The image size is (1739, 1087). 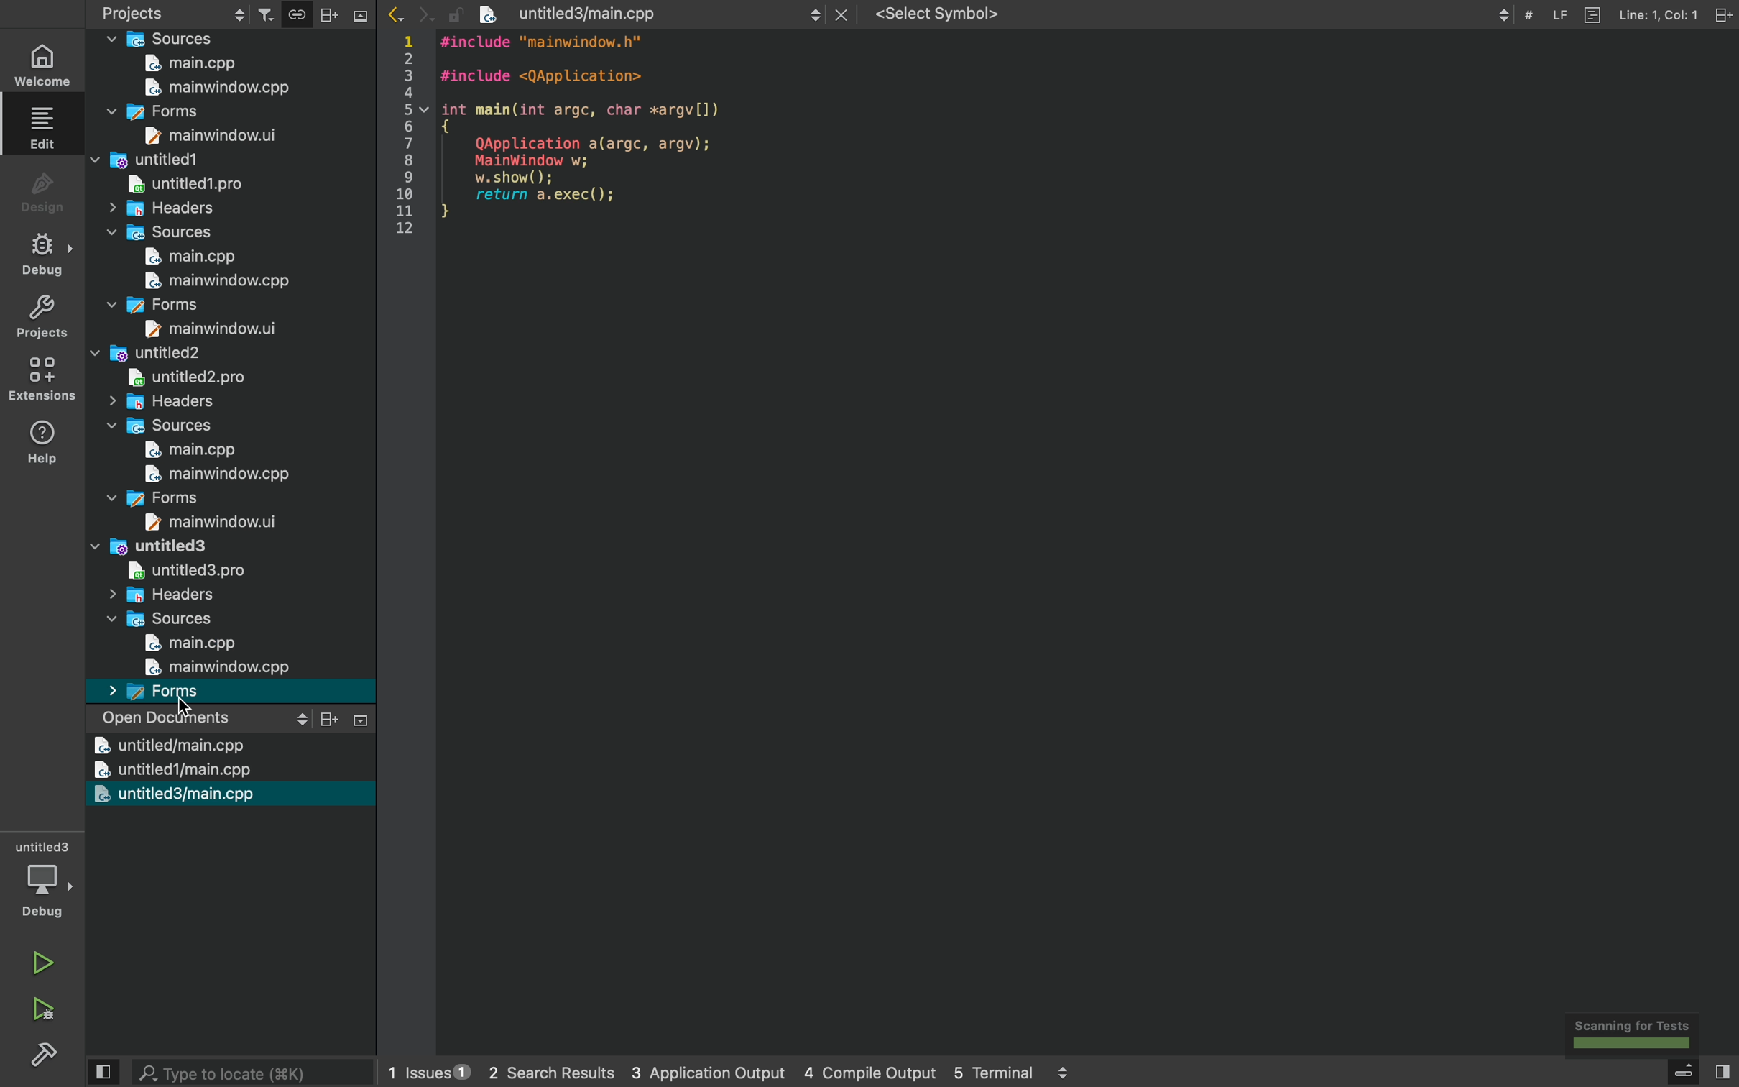 I want to click on edit, so click(x=45, y=127).